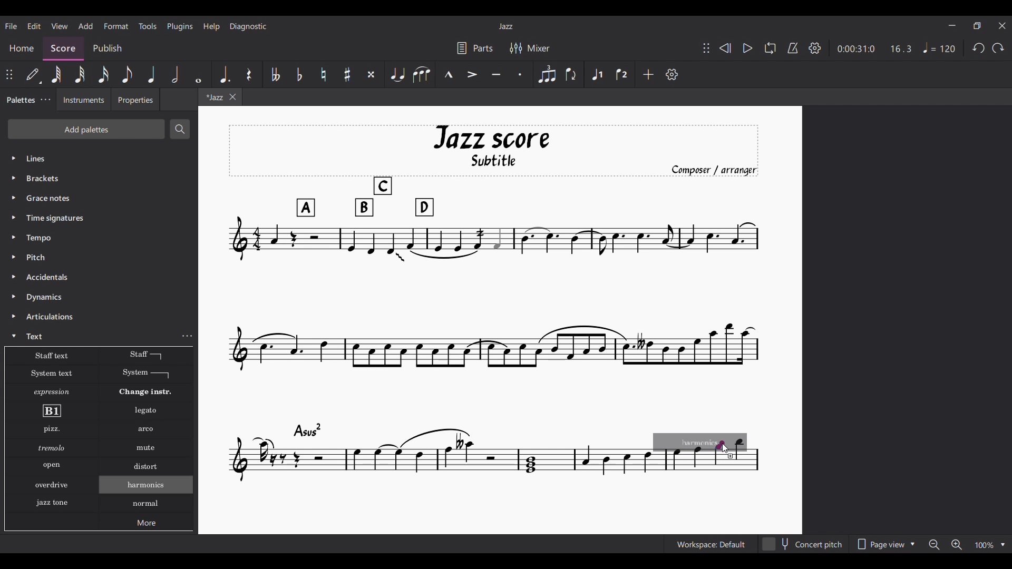 The width and height of the screenshot is (1012, 569). Describe the element at coordinates (721, 445) in the screenshot. I see `Indicates point of contact` at that location.